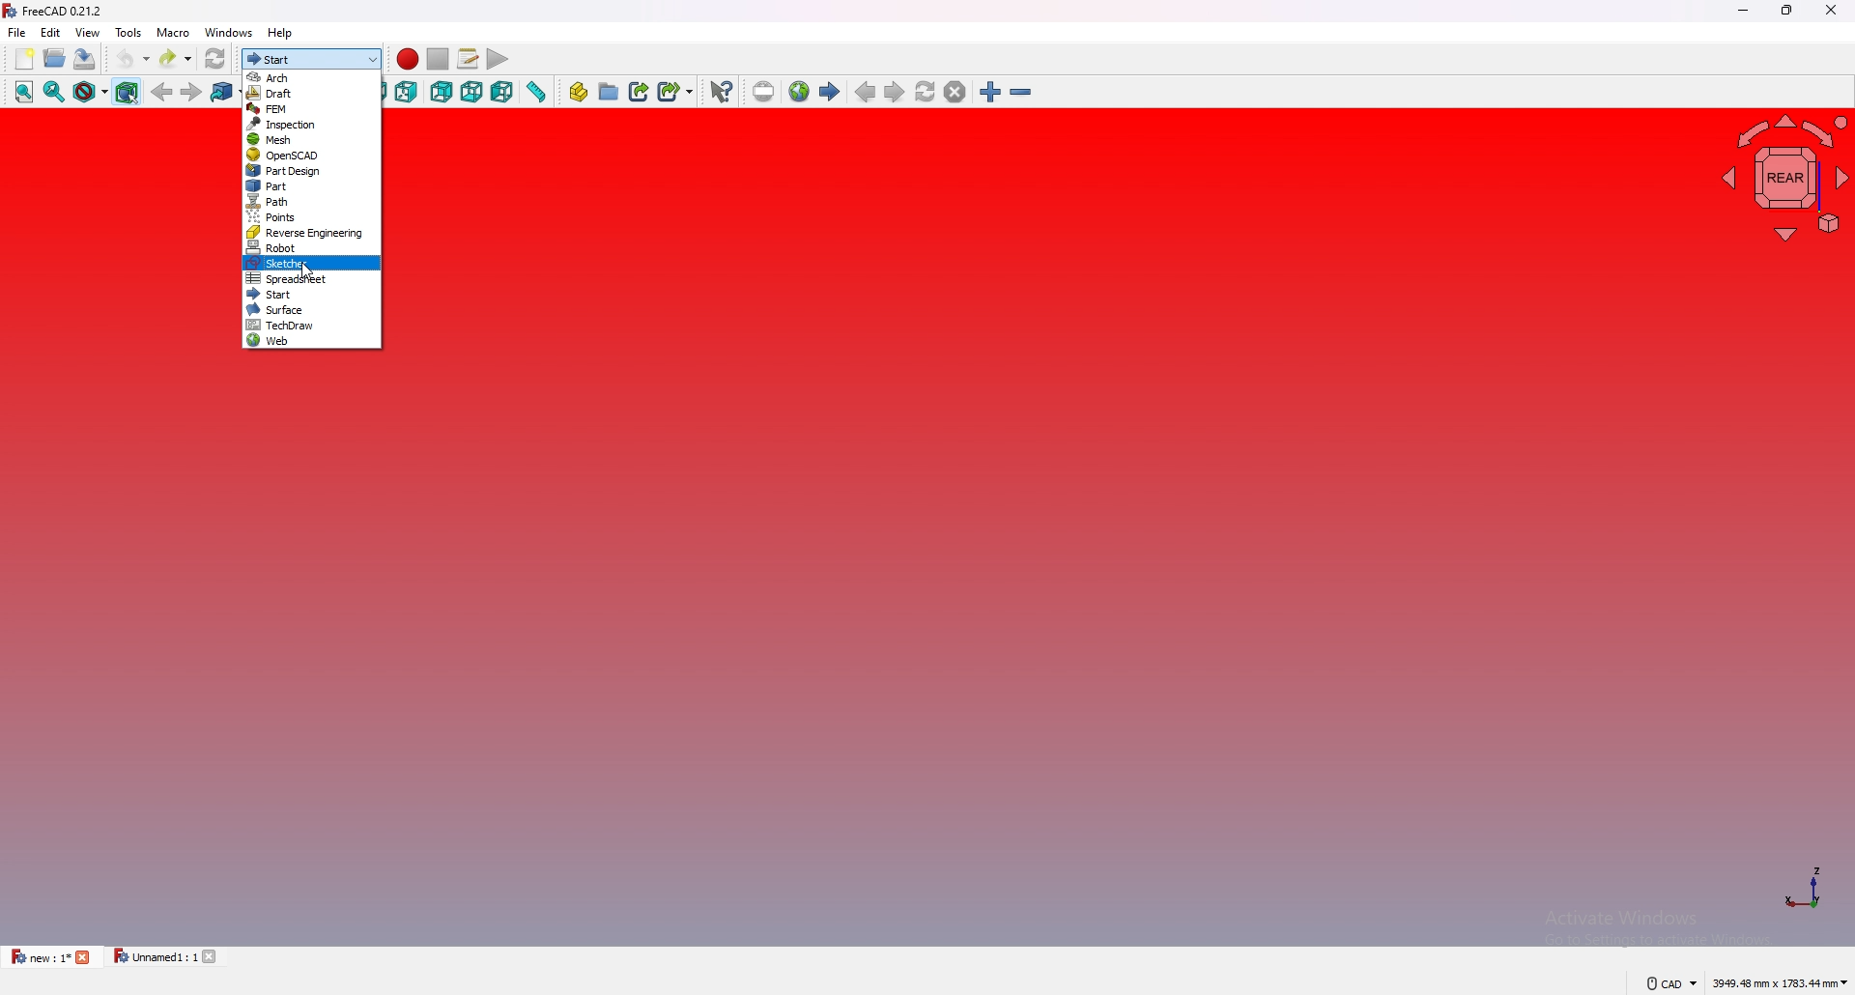 The width and height of the screenshot is (1855, 995). What do you see at coordinates (313, 58) in the screenshot?
I see `start` at bounding box center [313, 58].